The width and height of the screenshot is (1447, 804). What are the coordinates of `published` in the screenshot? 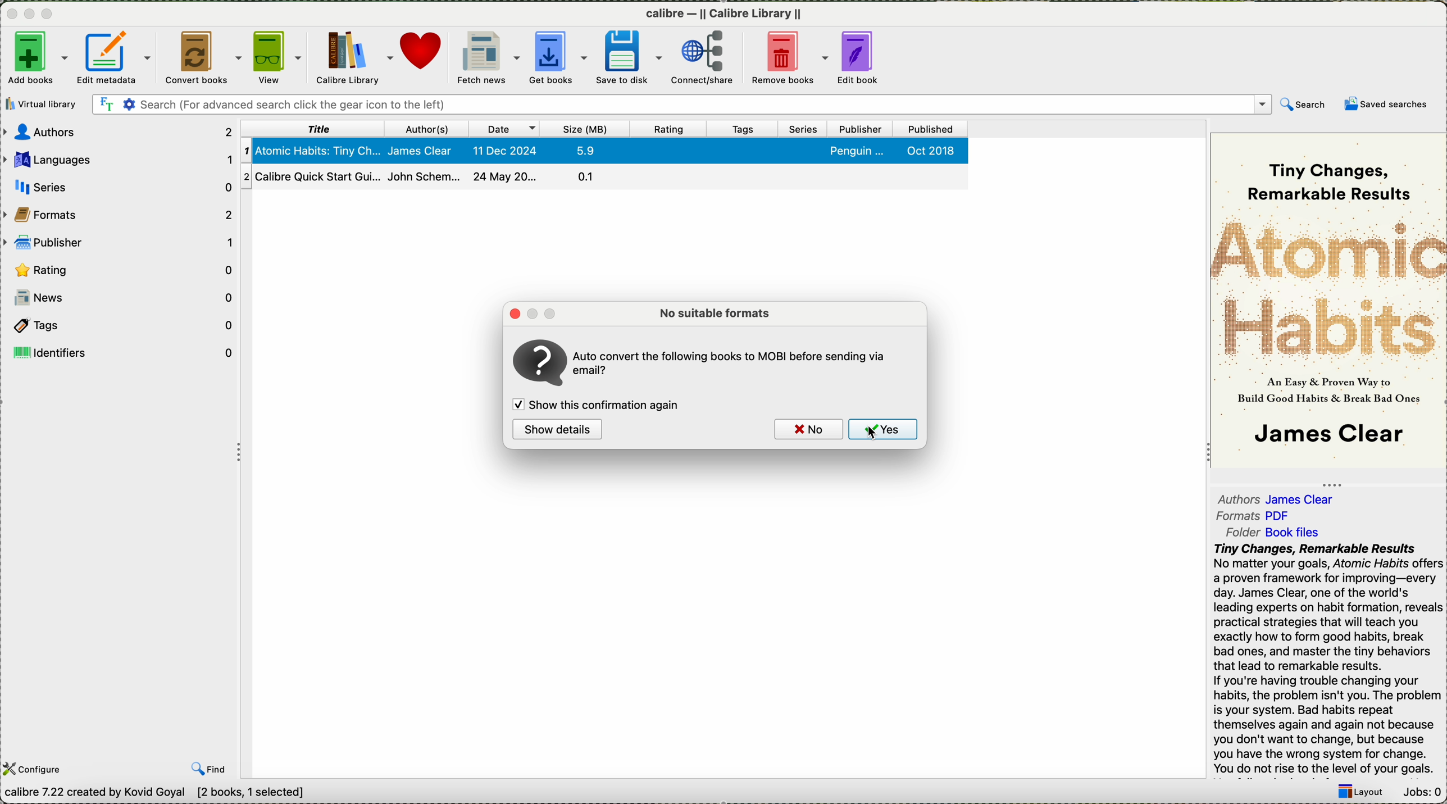 It's located at (931, 129).